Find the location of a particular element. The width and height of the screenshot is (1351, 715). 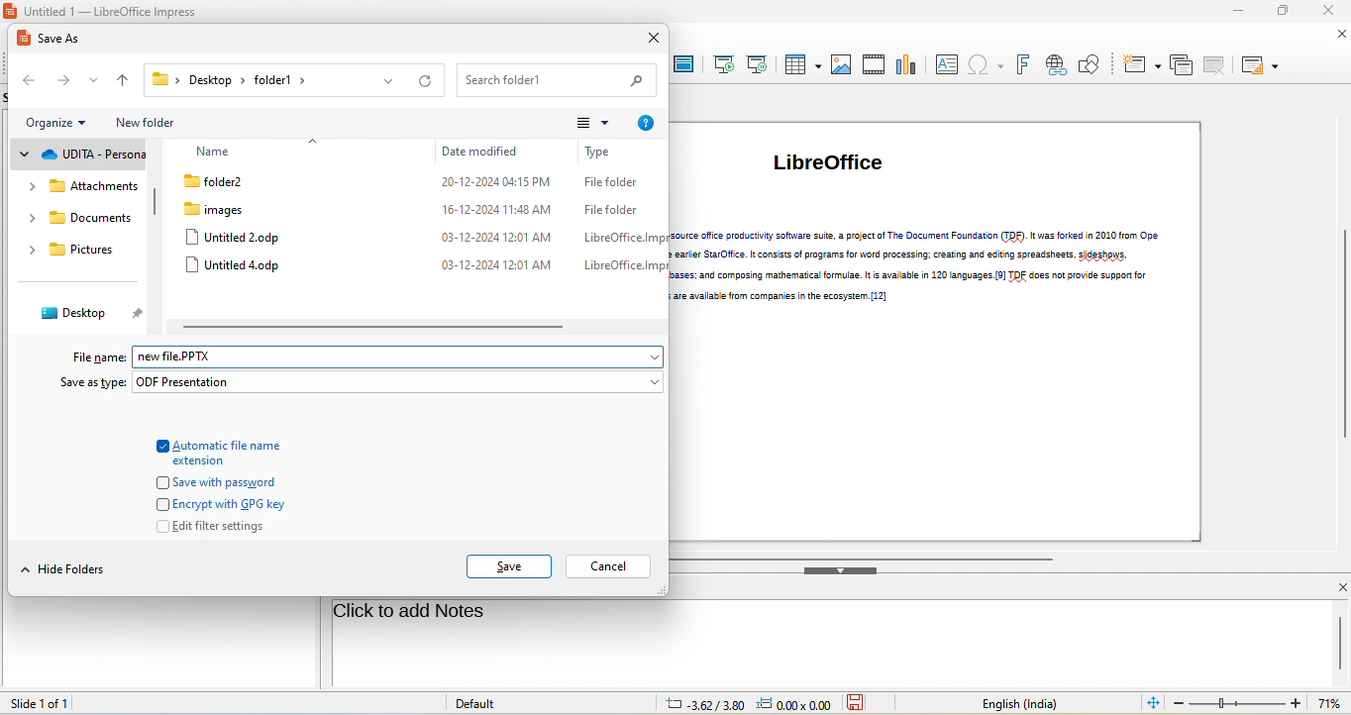

hide folders is located at coordinates (65, 569).